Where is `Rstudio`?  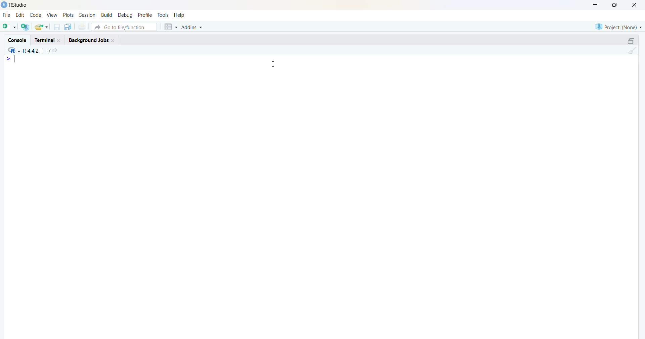
Rstudio is located at coordinates (20, 5).